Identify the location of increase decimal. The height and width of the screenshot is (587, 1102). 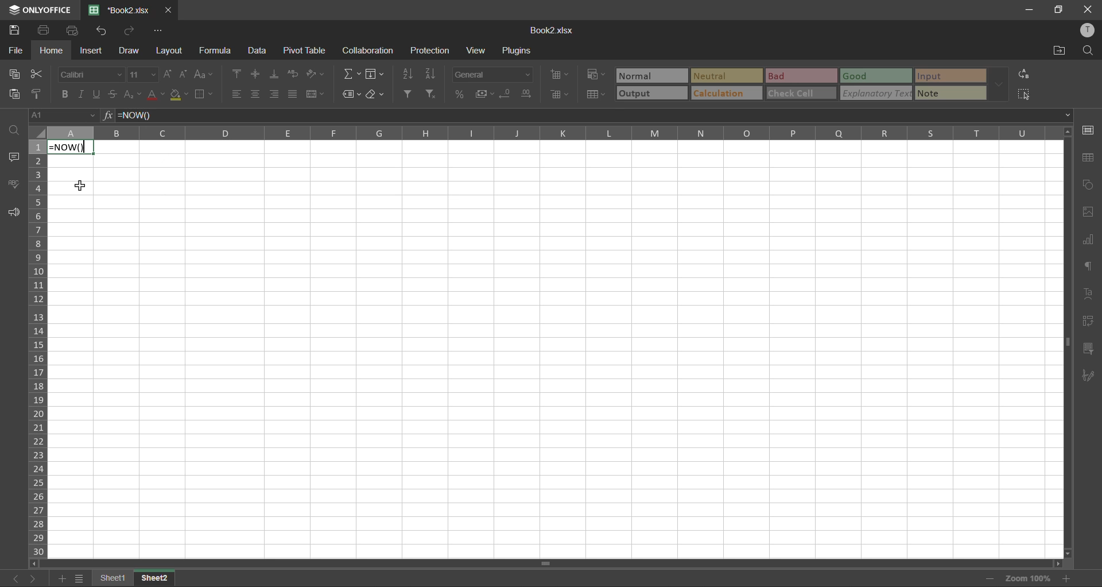
(529, 94).